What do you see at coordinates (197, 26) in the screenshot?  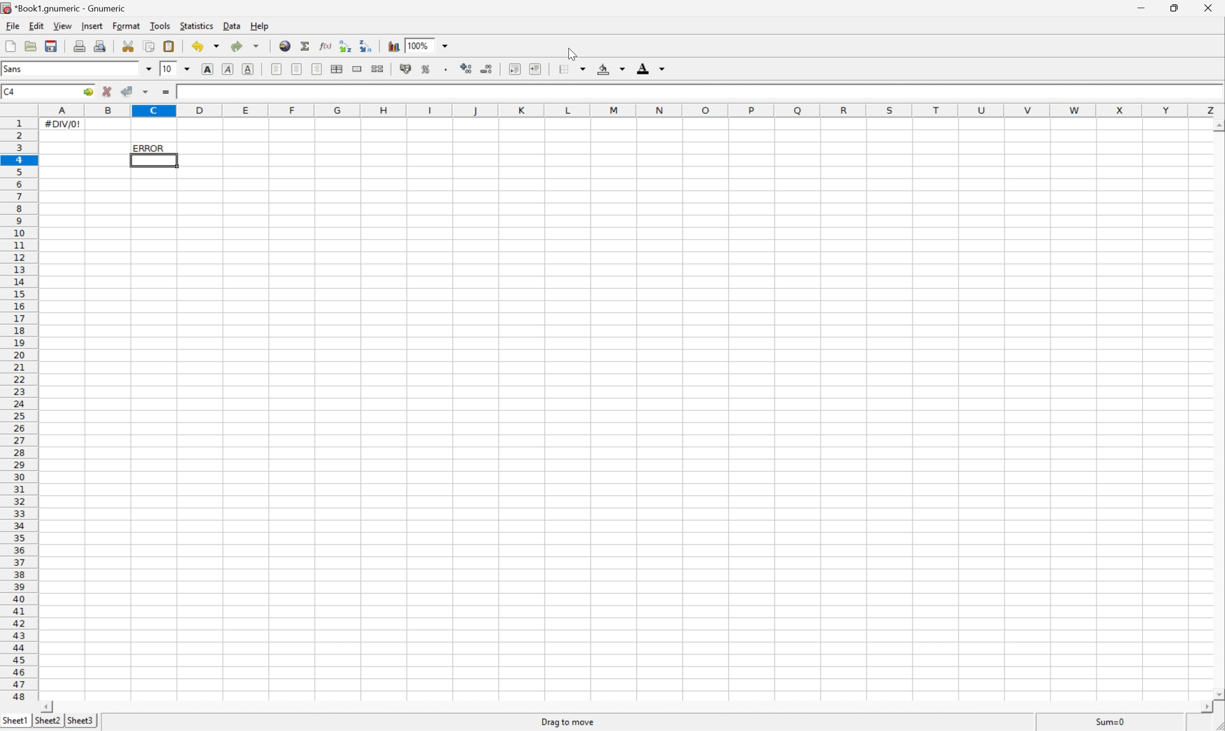 I see `Statistics` at bounding box center [197, 26].